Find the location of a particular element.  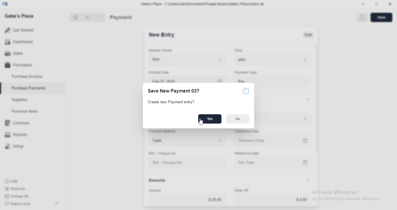

Notice is located at coordinates (246, 91).